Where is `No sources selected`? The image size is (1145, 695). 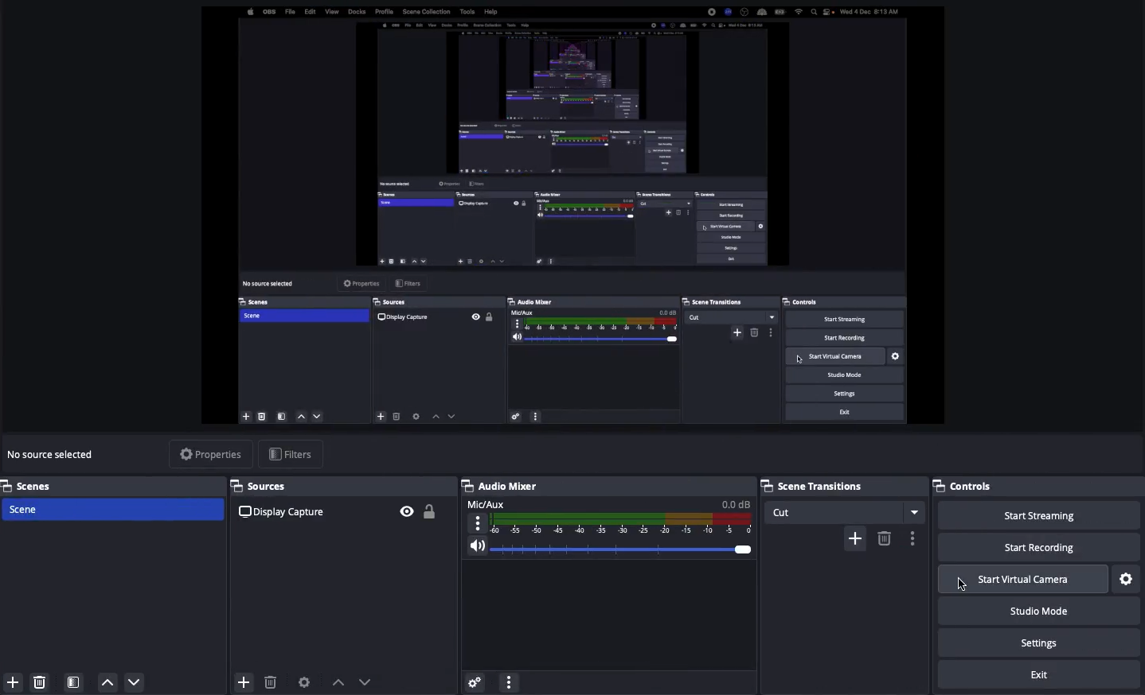
No sources selected is located at coordinates (53, 455).